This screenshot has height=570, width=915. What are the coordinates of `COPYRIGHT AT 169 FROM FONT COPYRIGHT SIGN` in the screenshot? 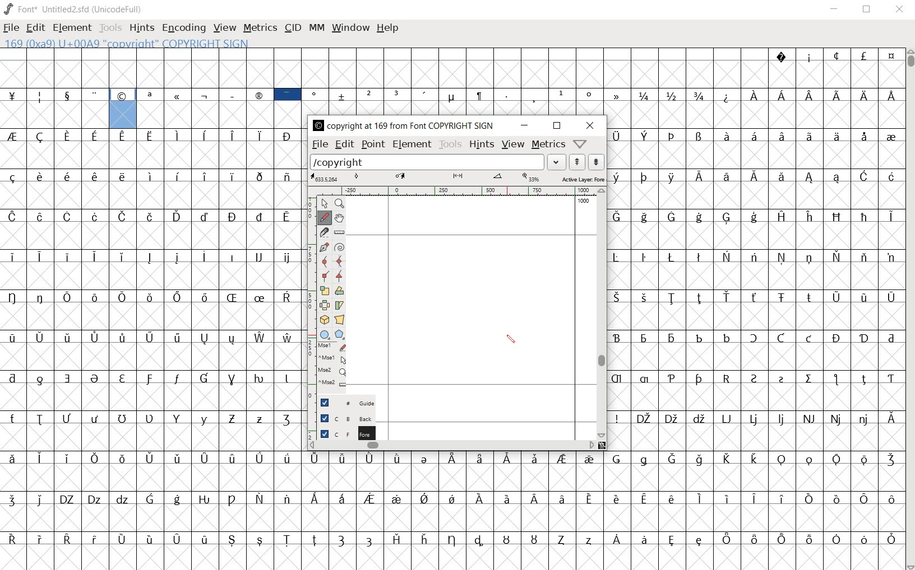 It's located at (403, 126).